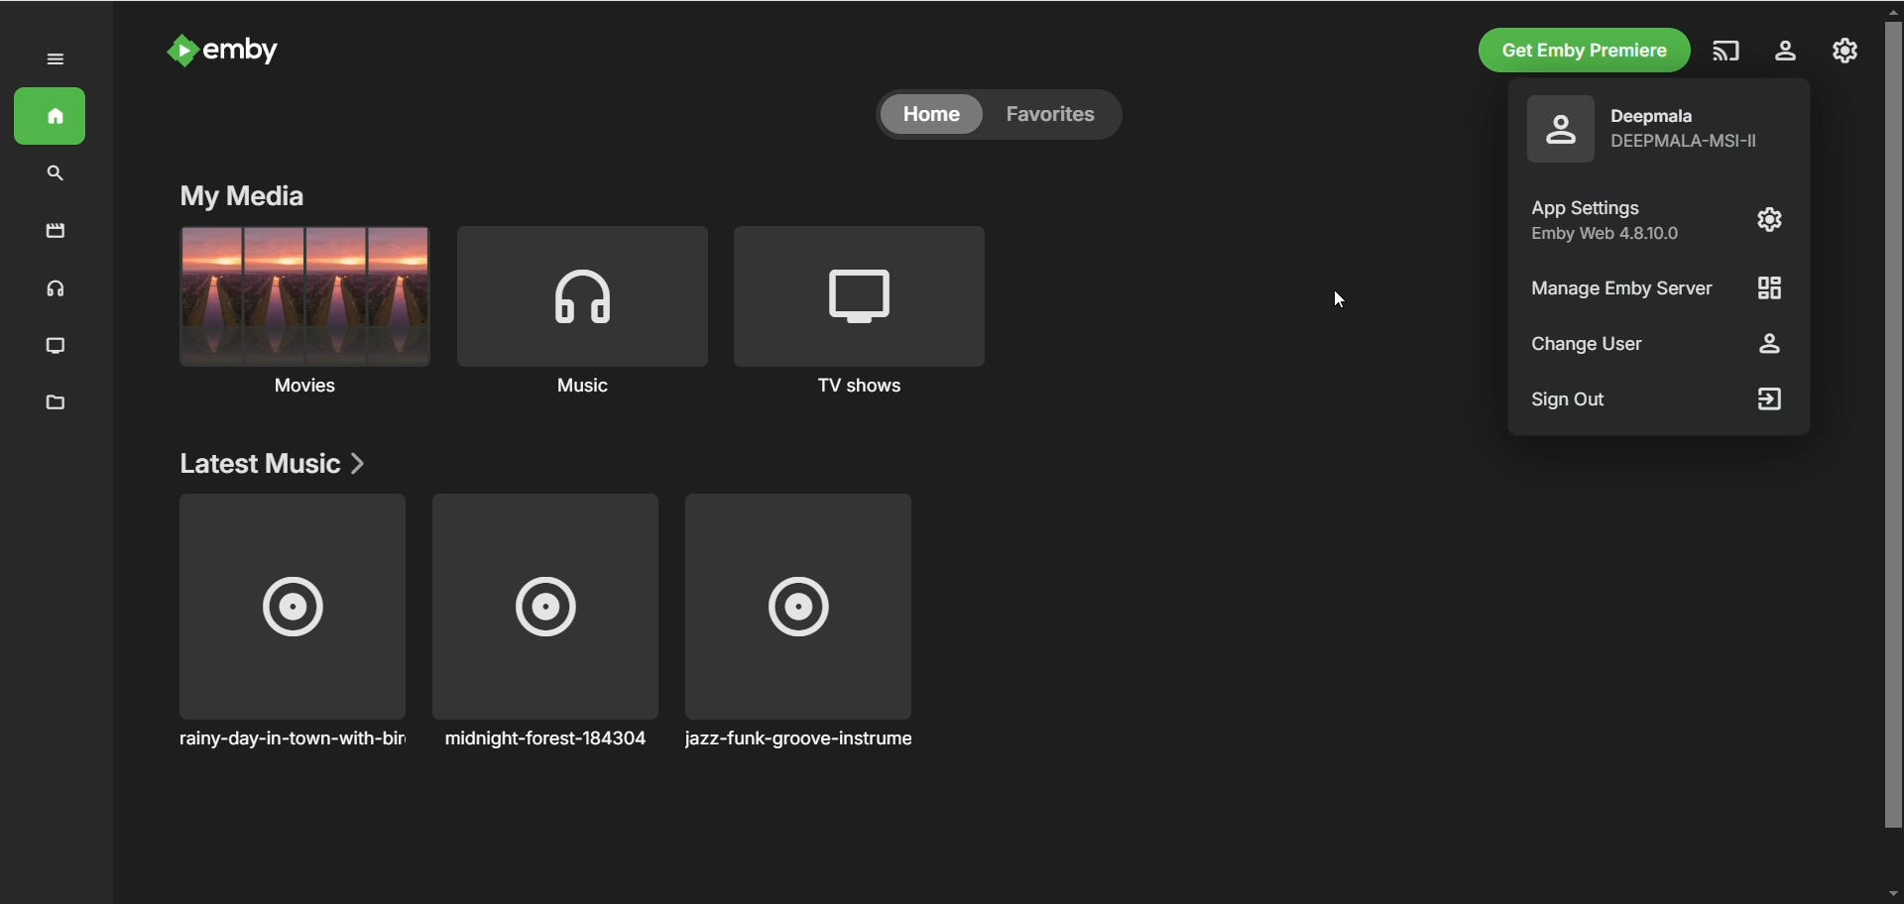 The height and width of the screenshot is (904, 1904). What do you see at coordinates (252, 55) in the screenshot?
I see `emby` at bounding box center [252, 55].